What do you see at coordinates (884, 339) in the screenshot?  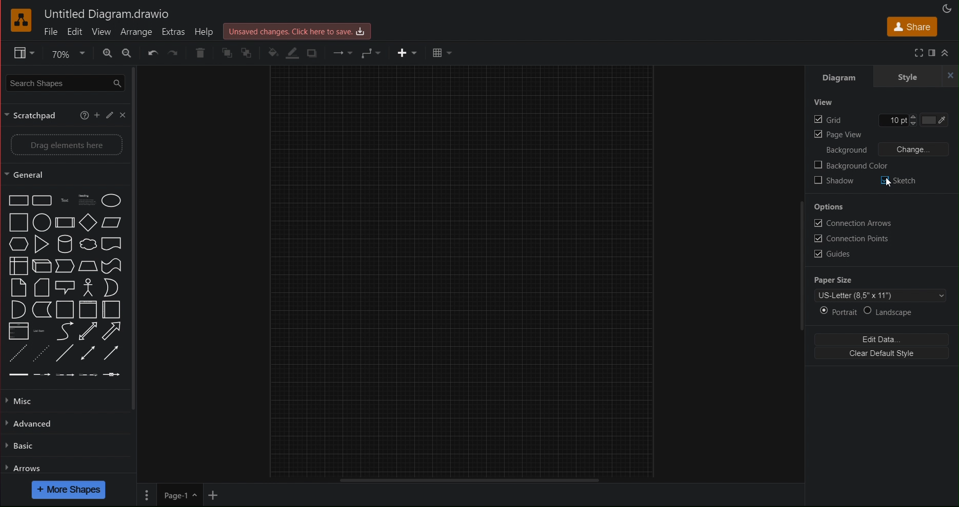 I see `Edit Data` at bounding box center [884, 339].